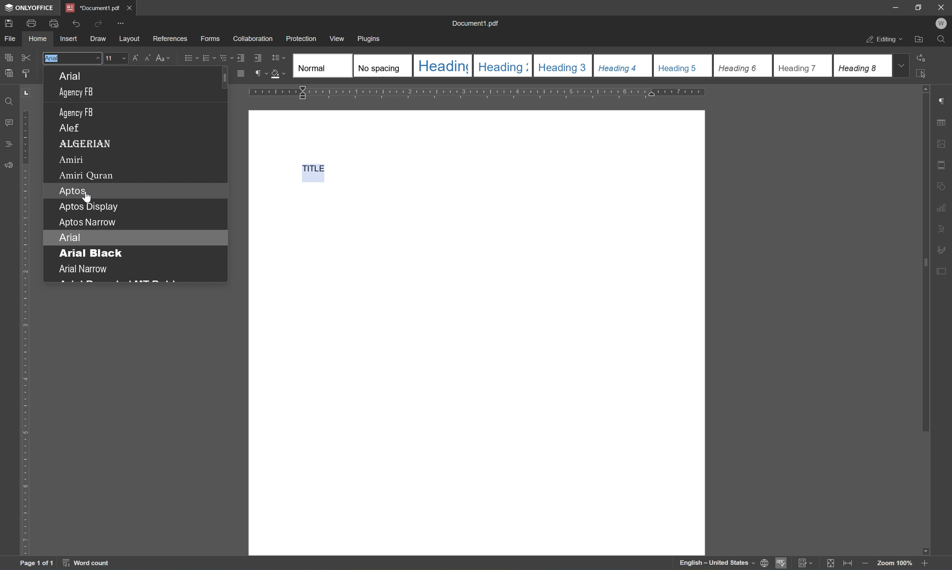  What do you see at coordinates (209, 58) in the screenshot?
I see `numbering` at bounding box center [209, 58].